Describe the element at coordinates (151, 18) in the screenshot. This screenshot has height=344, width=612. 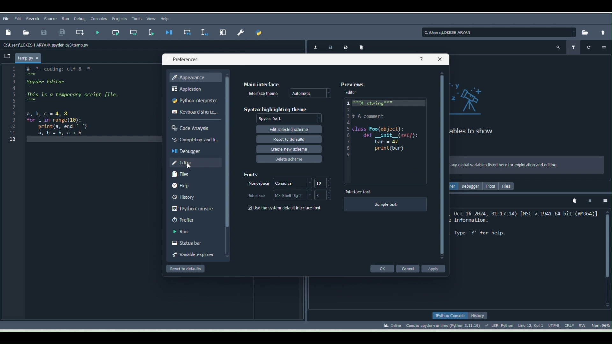
I see `View` at that location.